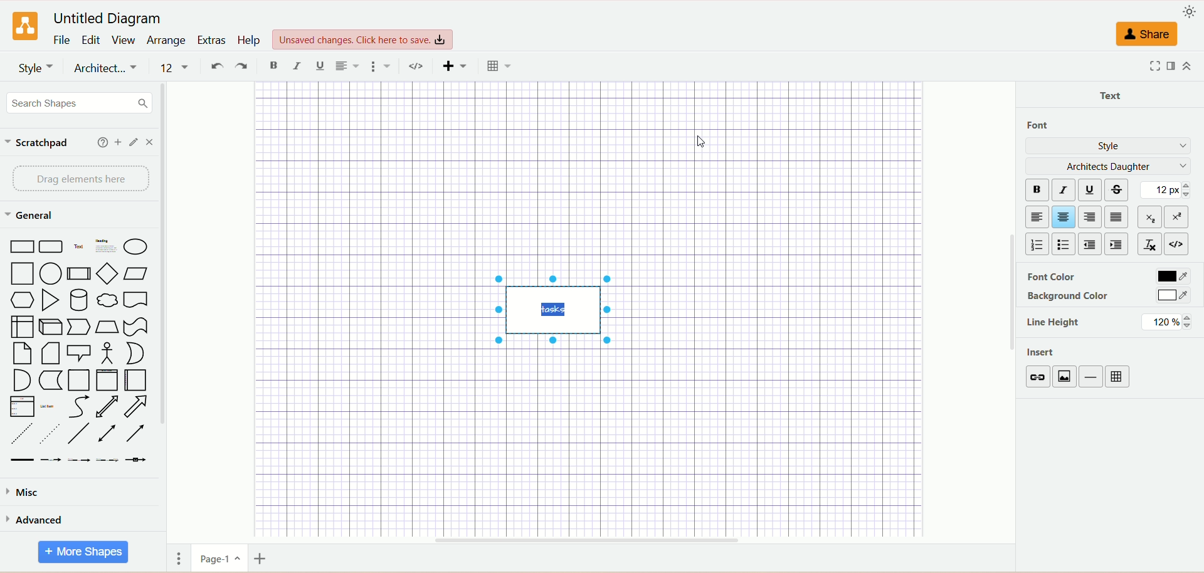 Image resolution: width=1204 pixels, height=573 pixels. What do you see at coordinates (381, 66) in the screenshot?
I see `More Settings` at bounding box center [381, 66].